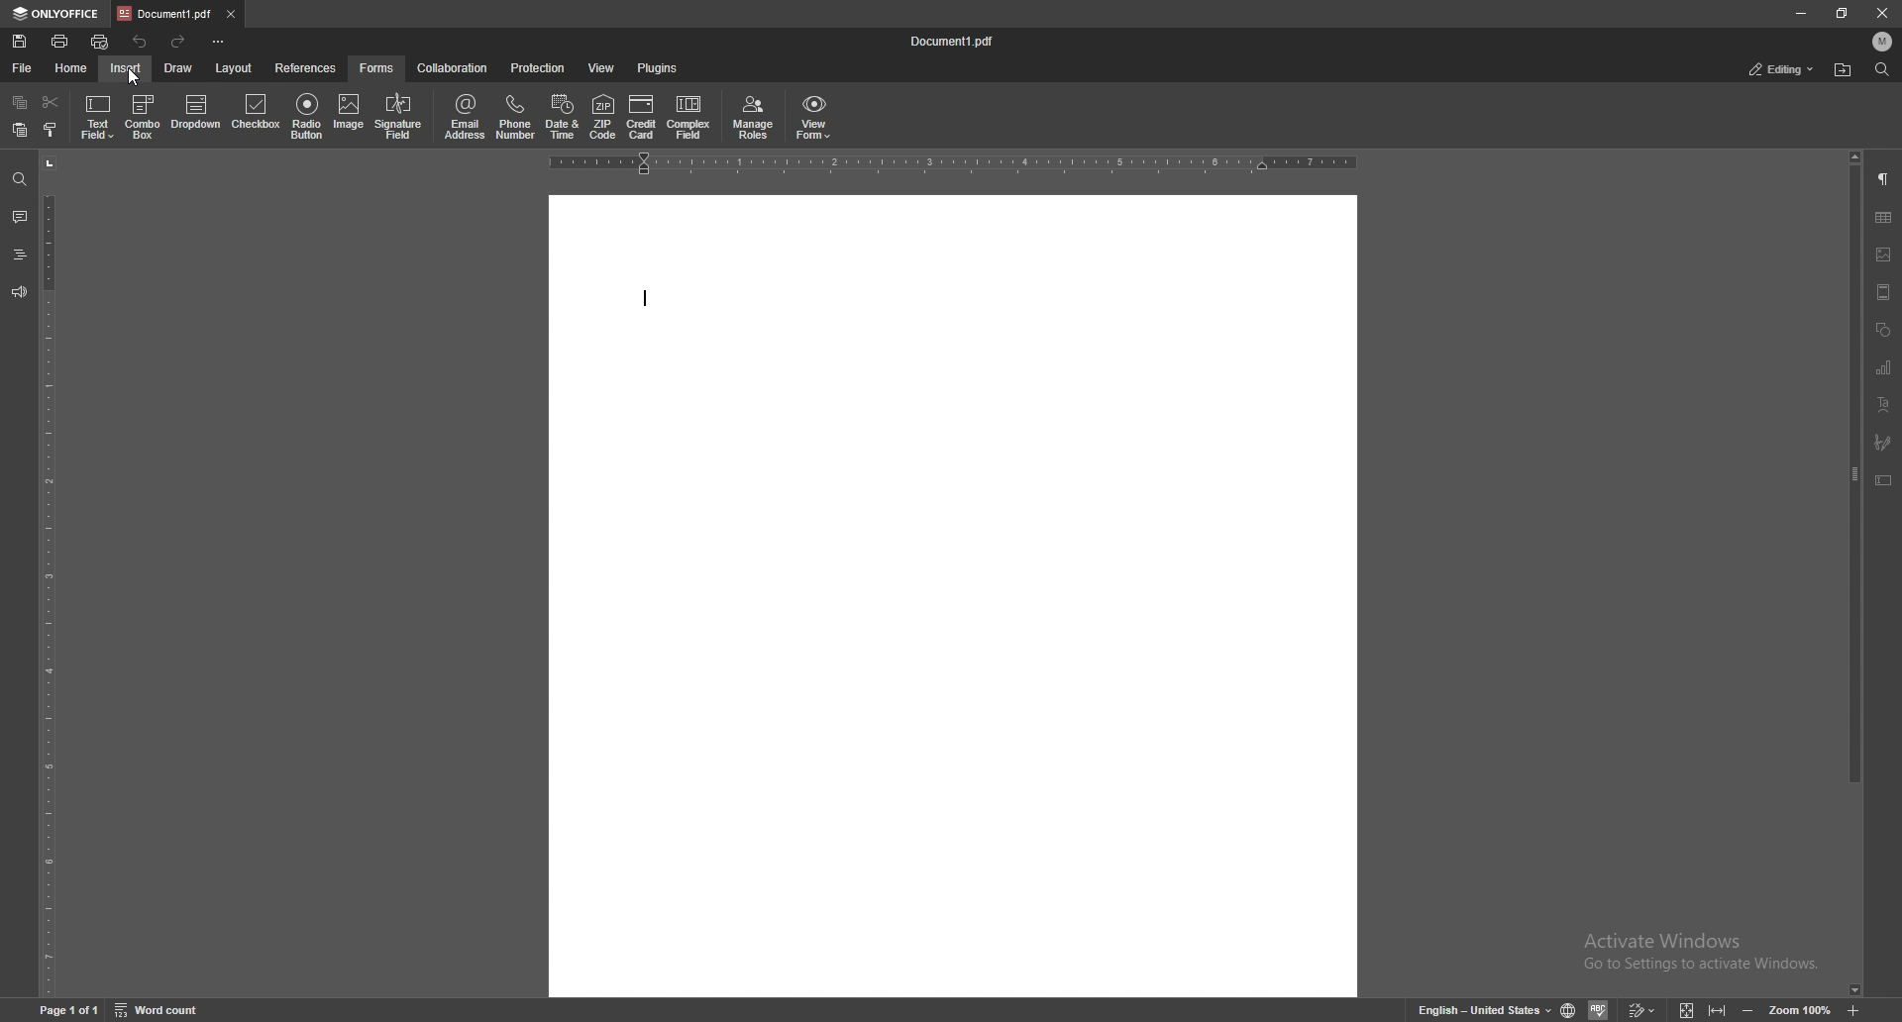  I want to click on layout, so click(234, 68).